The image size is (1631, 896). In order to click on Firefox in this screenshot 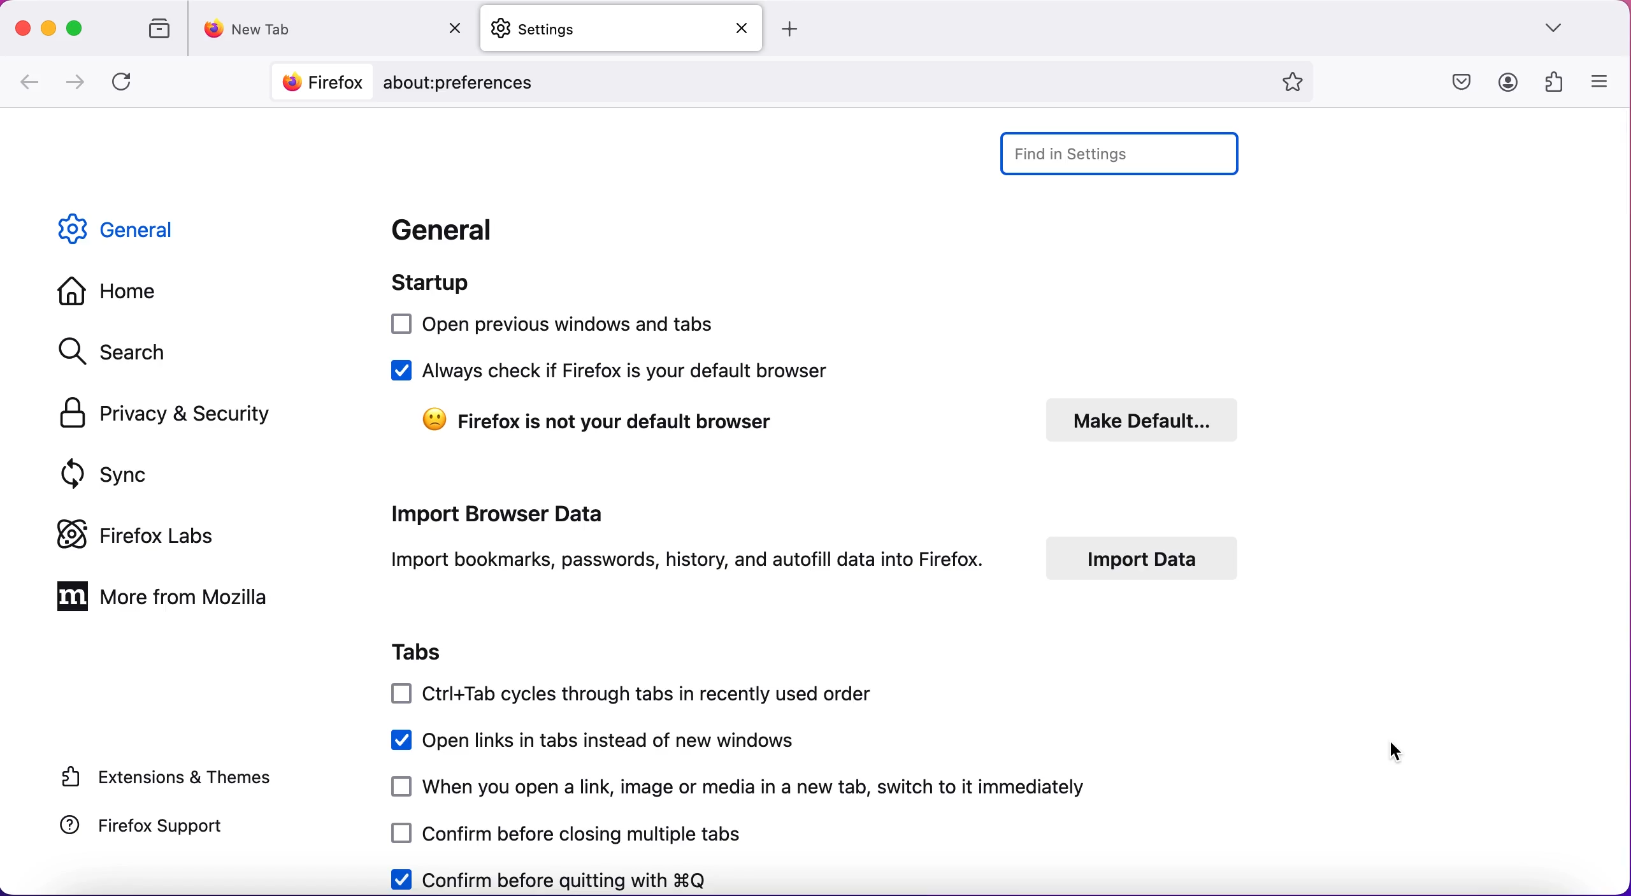, I will do `click(322, 82)`.